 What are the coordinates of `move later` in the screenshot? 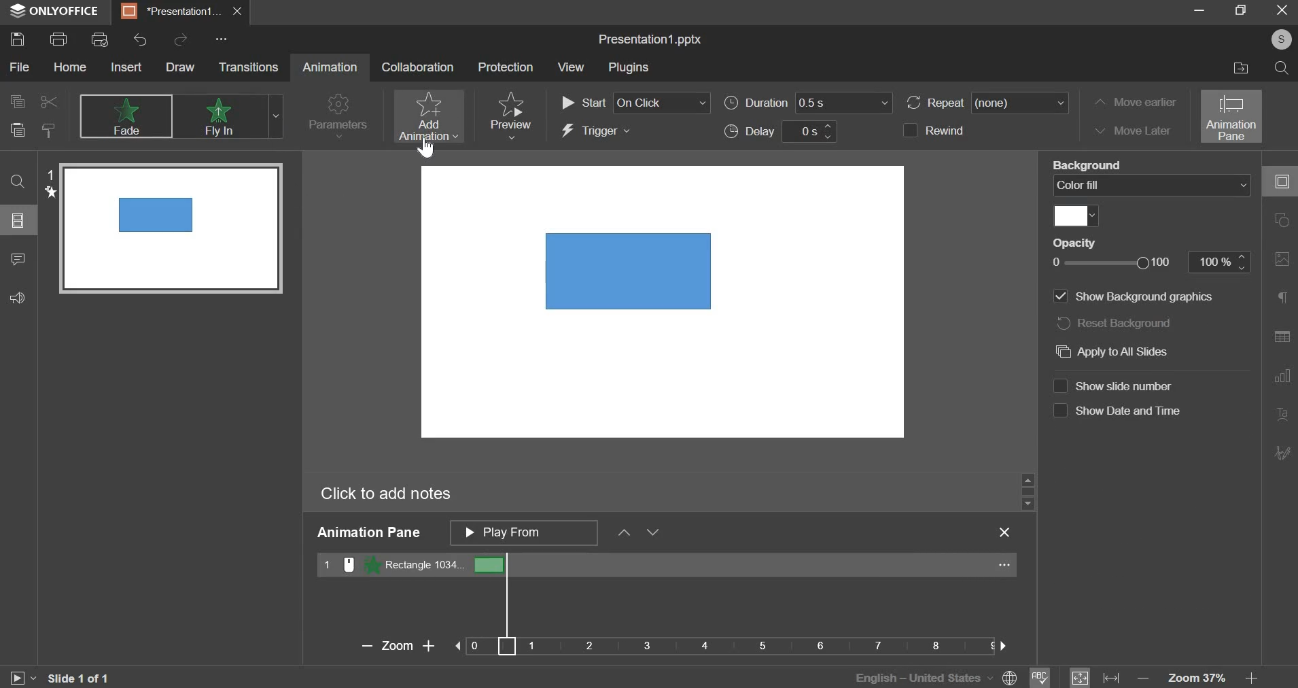 It's located at (1134, 133).